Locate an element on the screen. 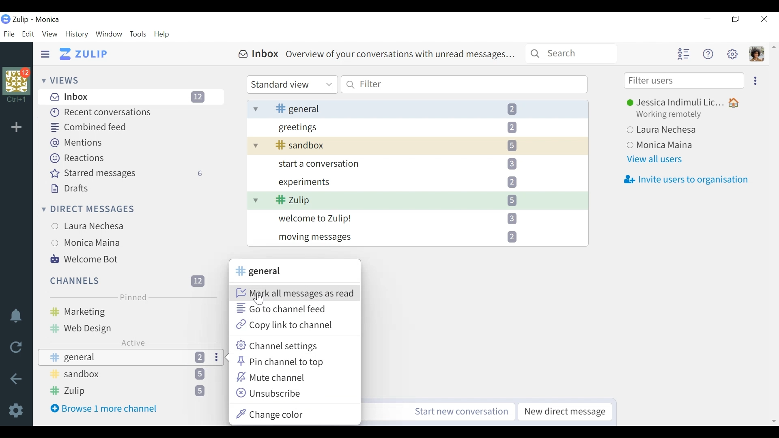 The height and width of the screenshot is (438, 779). Window is located at coordinates (109, 35).